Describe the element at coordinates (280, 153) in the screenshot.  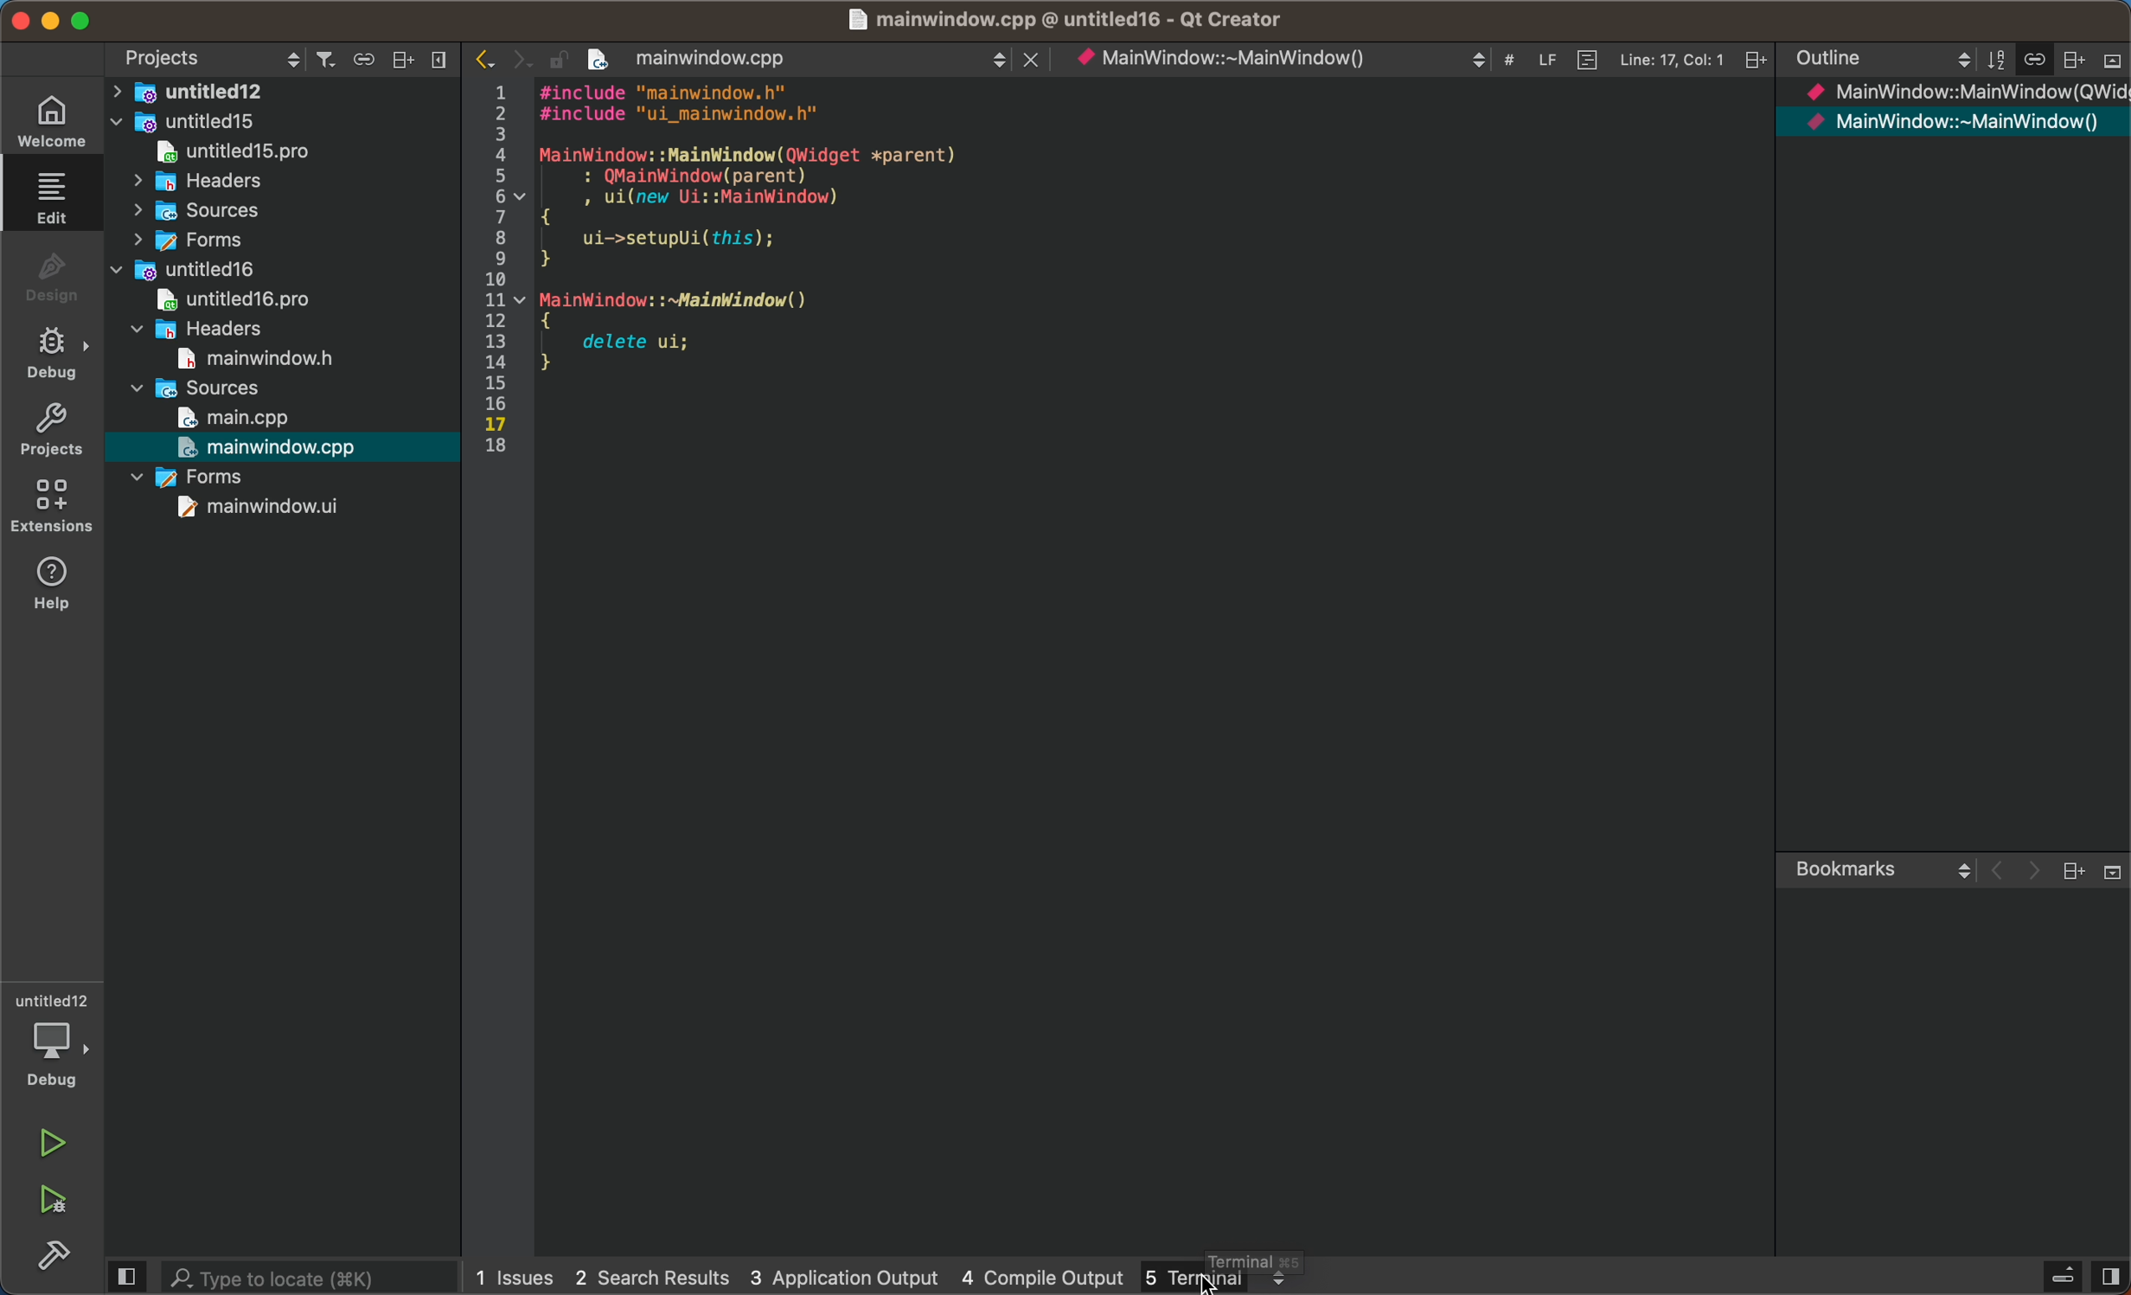
I see `file` at that location.